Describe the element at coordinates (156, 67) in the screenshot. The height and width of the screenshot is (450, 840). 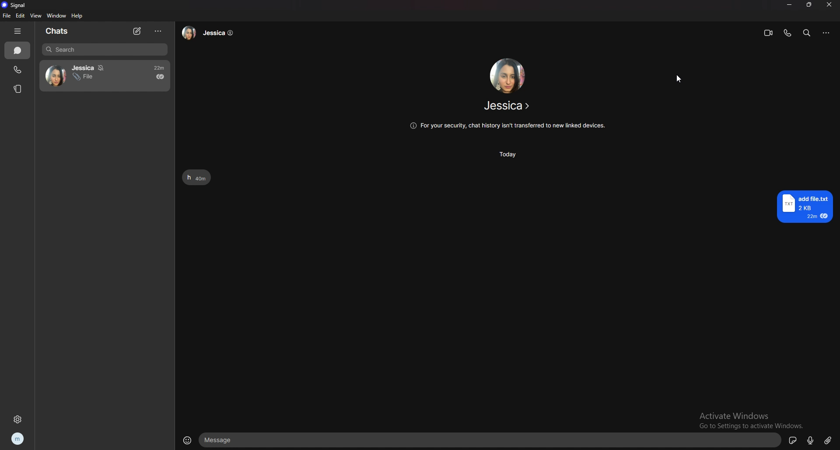
I see `22m` at that location.